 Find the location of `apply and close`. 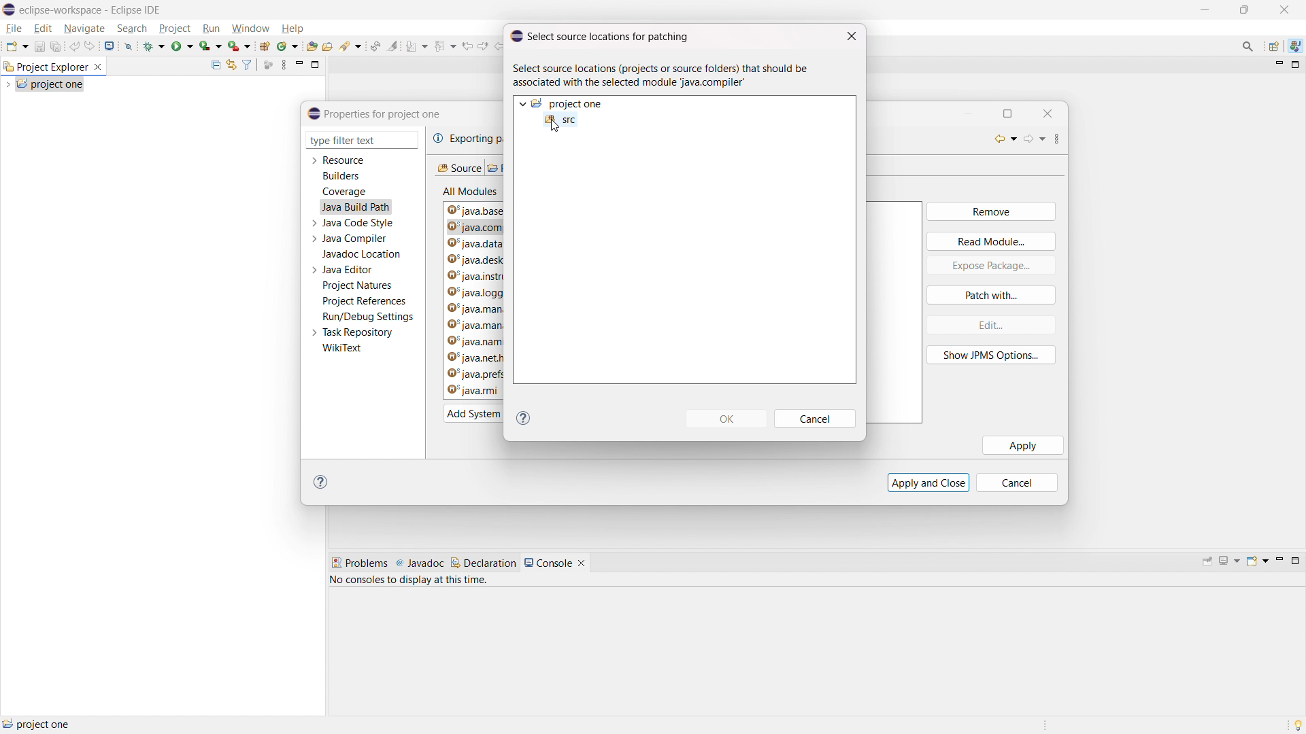

apply and close is located at coordinates (928, 482).